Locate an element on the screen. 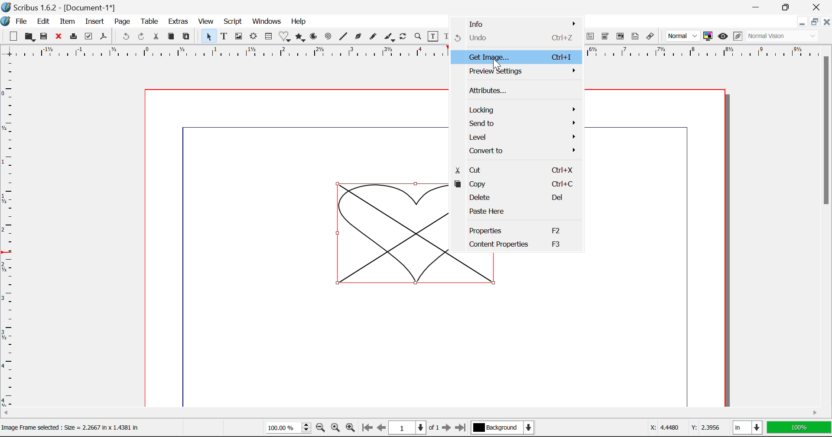 The width and height of the screenshot is (832, 437). Item is located at coordinates (68, 22).